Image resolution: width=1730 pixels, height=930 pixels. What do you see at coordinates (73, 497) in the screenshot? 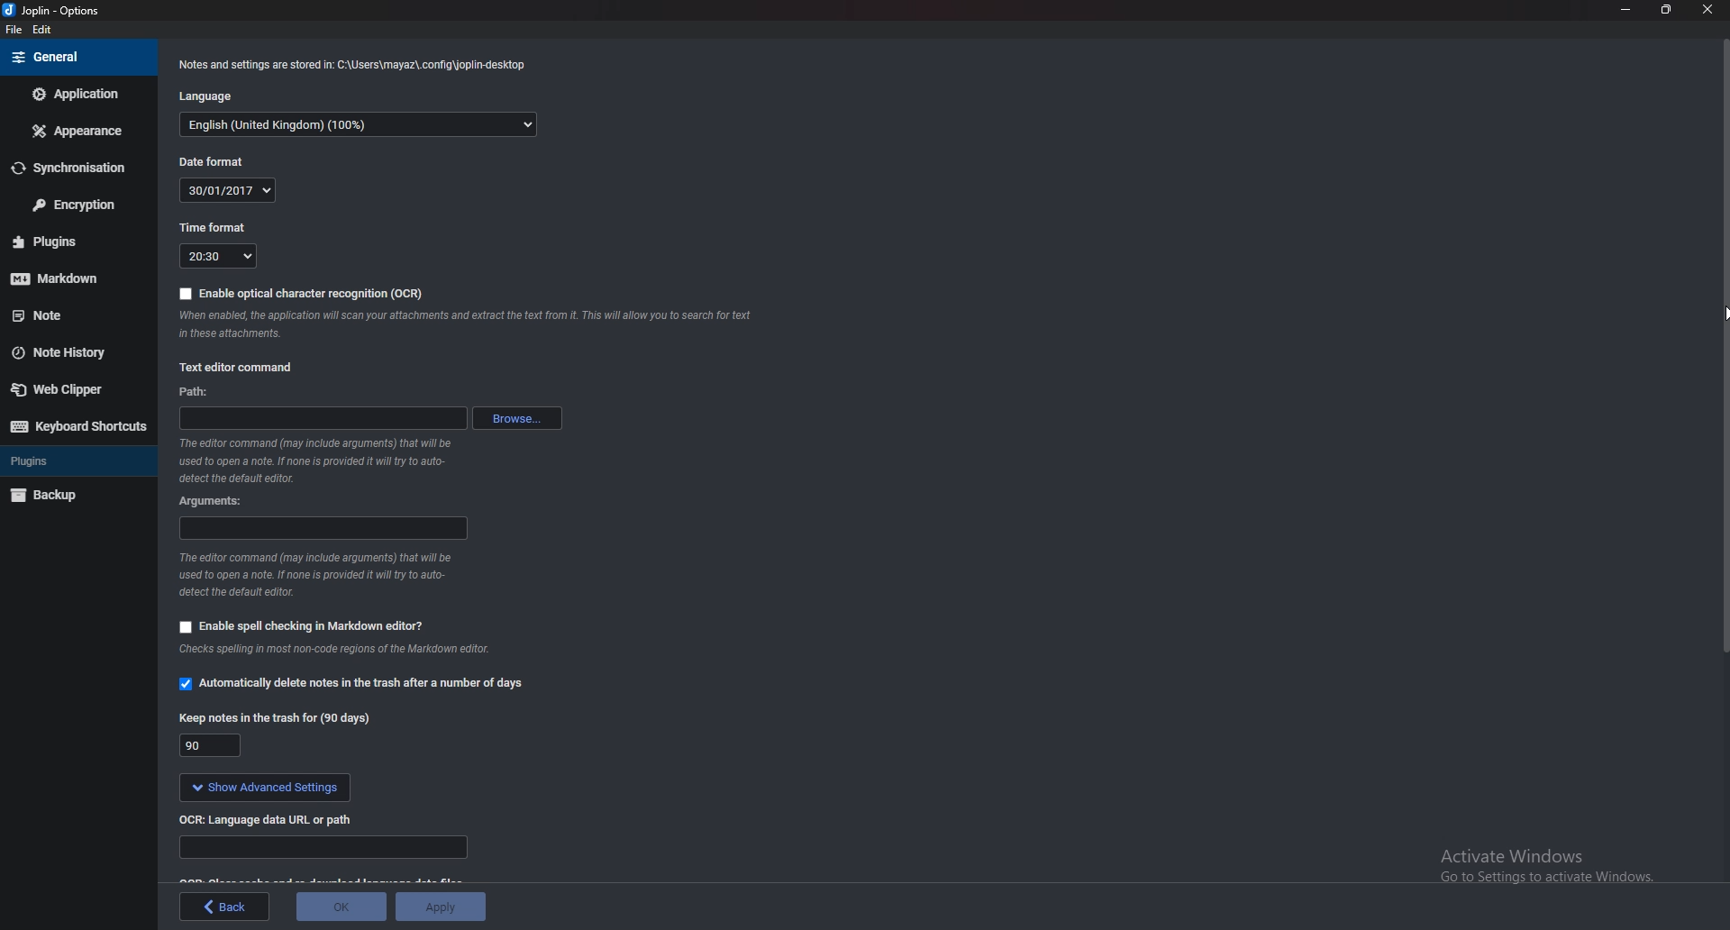
I see `Back up` at bounding box center [73, 497].